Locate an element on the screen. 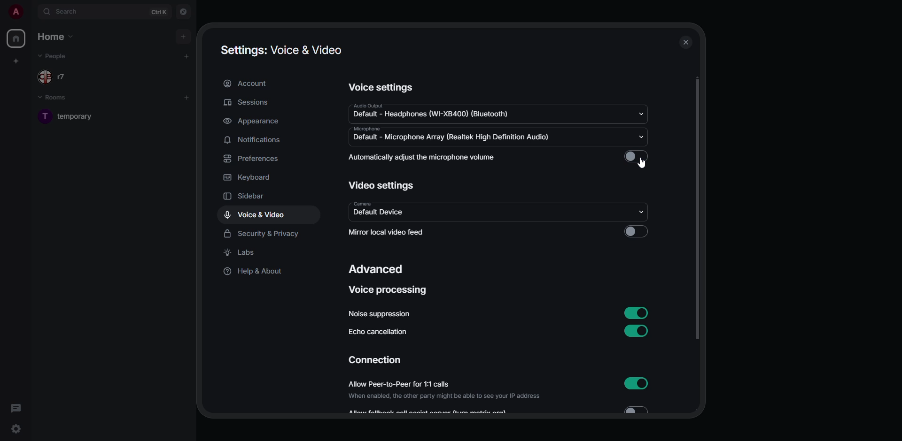 The width and height of the screenshot is (902, 441). add is located at coordinates (187, 56).